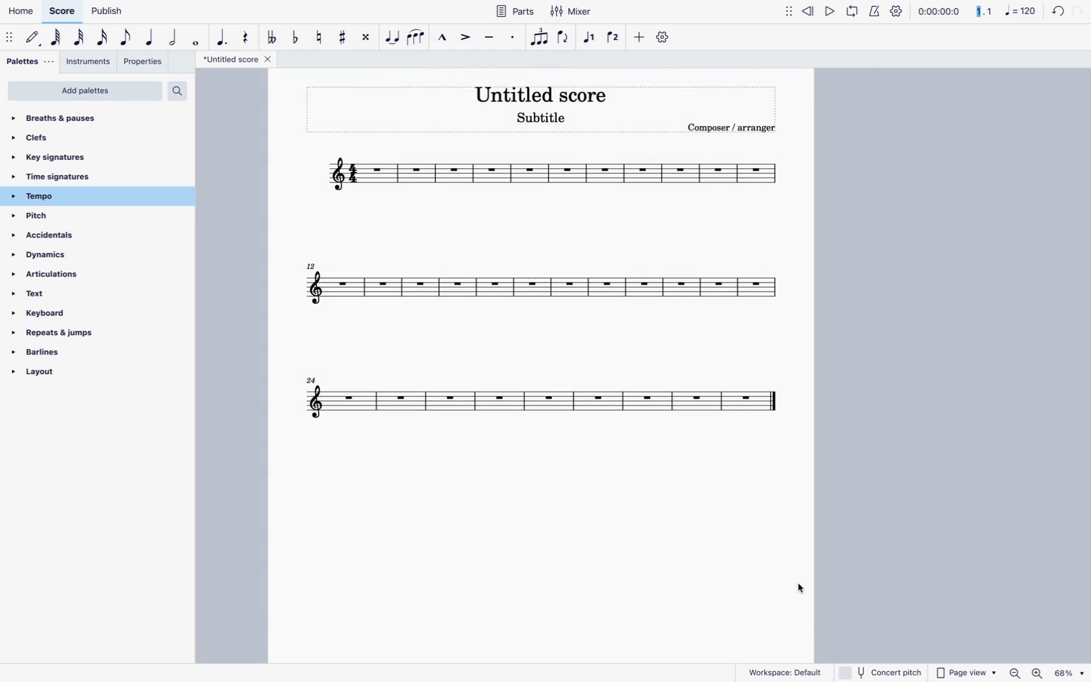 This screenshot has width=1091, height=682. I want to click on 32nd note, so click(80, 38).